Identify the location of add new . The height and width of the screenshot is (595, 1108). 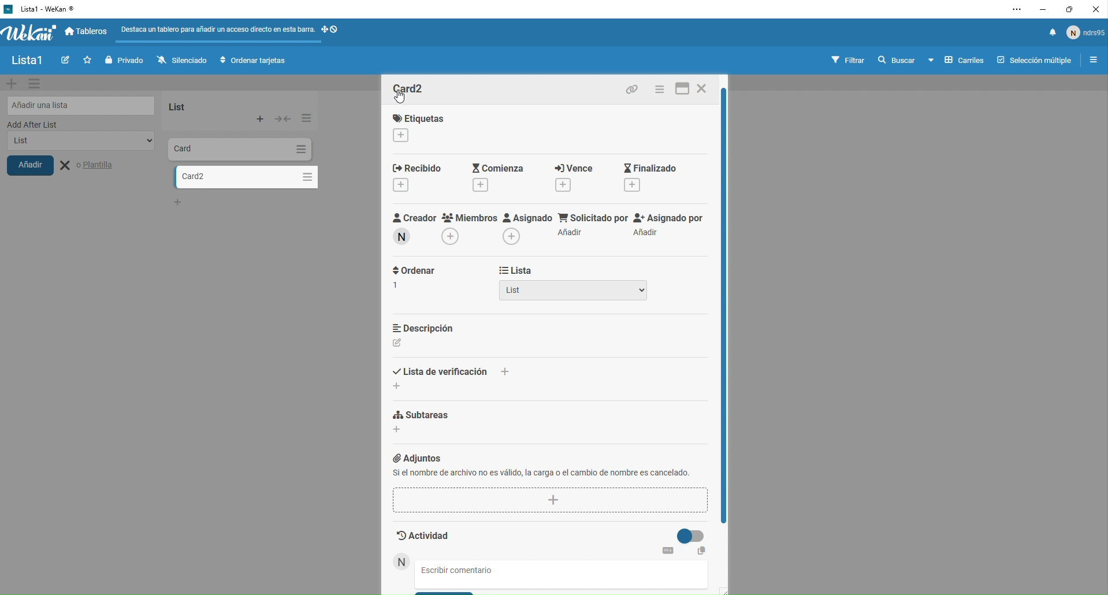
(12, 83).